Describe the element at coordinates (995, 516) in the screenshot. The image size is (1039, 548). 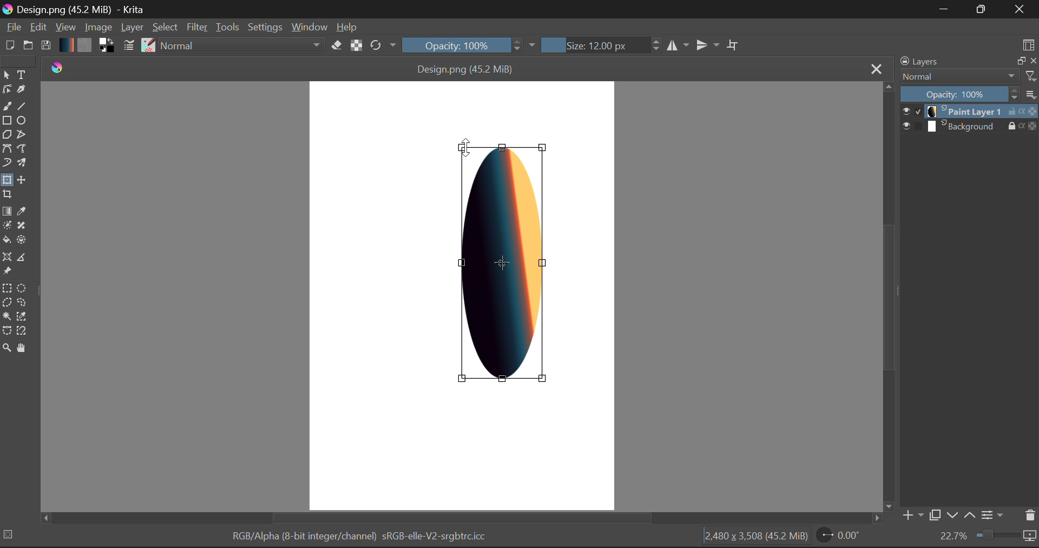
I see `Settings` at that location.